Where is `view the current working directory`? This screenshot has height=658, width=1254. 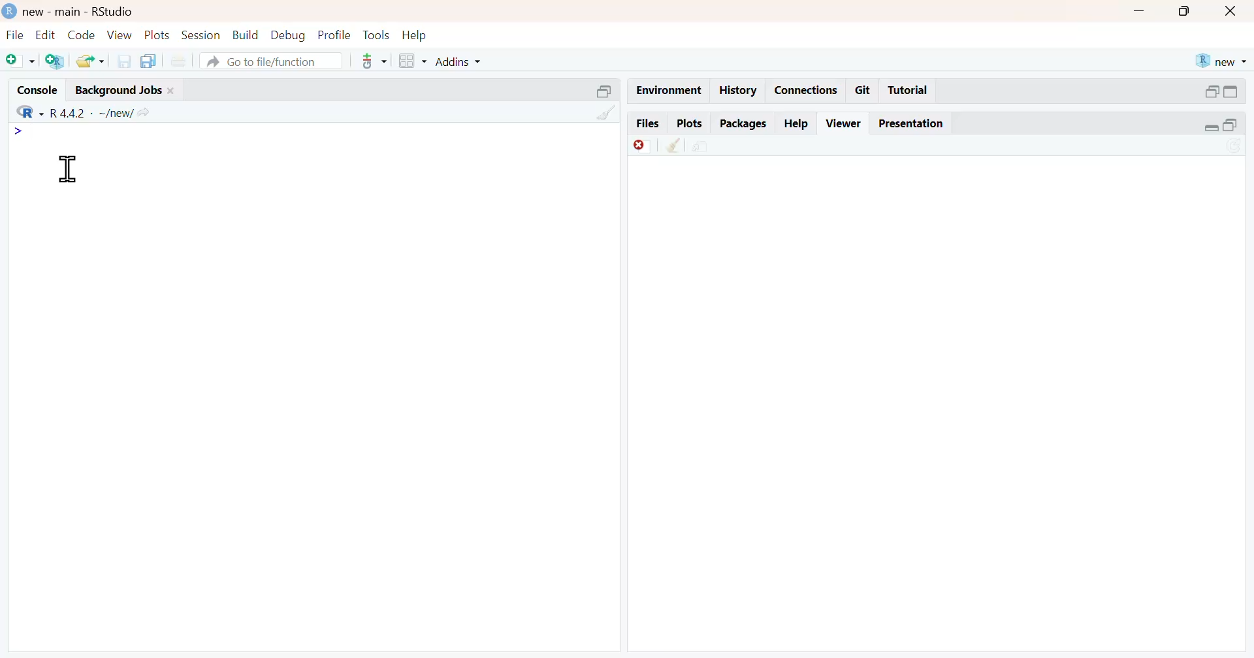 view the current working directory is located at coordinates (144, 114).